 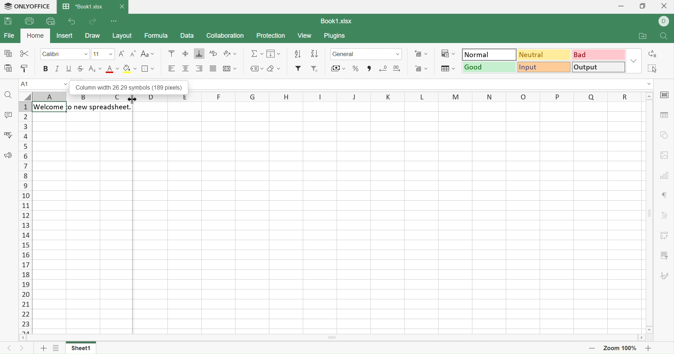 I want to click on Scroll Bar, so click(x=334, y=338).